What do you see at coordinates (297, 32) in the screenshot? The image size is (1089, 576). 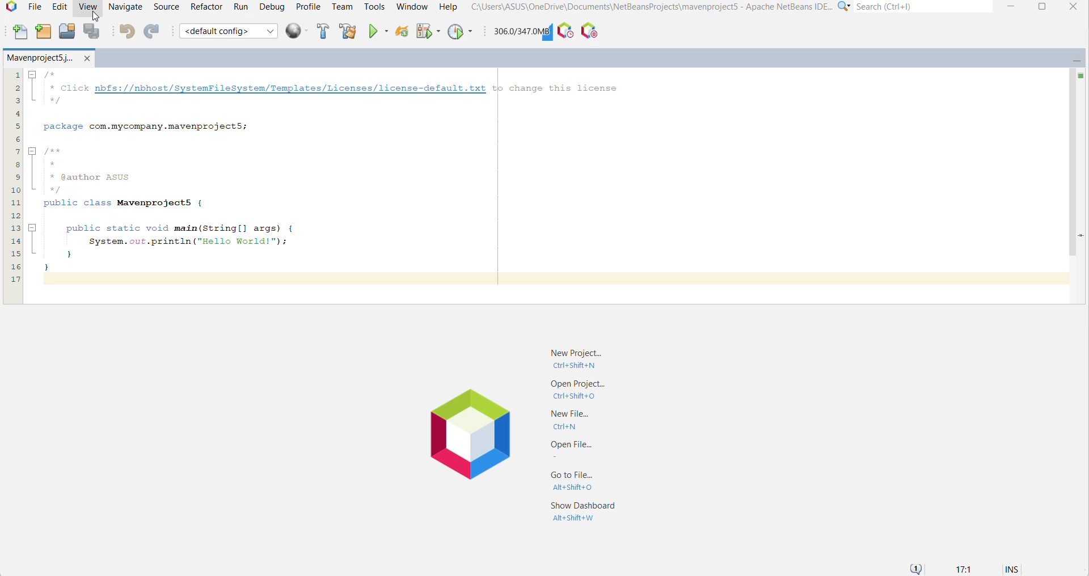 I see `Run` at bounding box center [297, 32].